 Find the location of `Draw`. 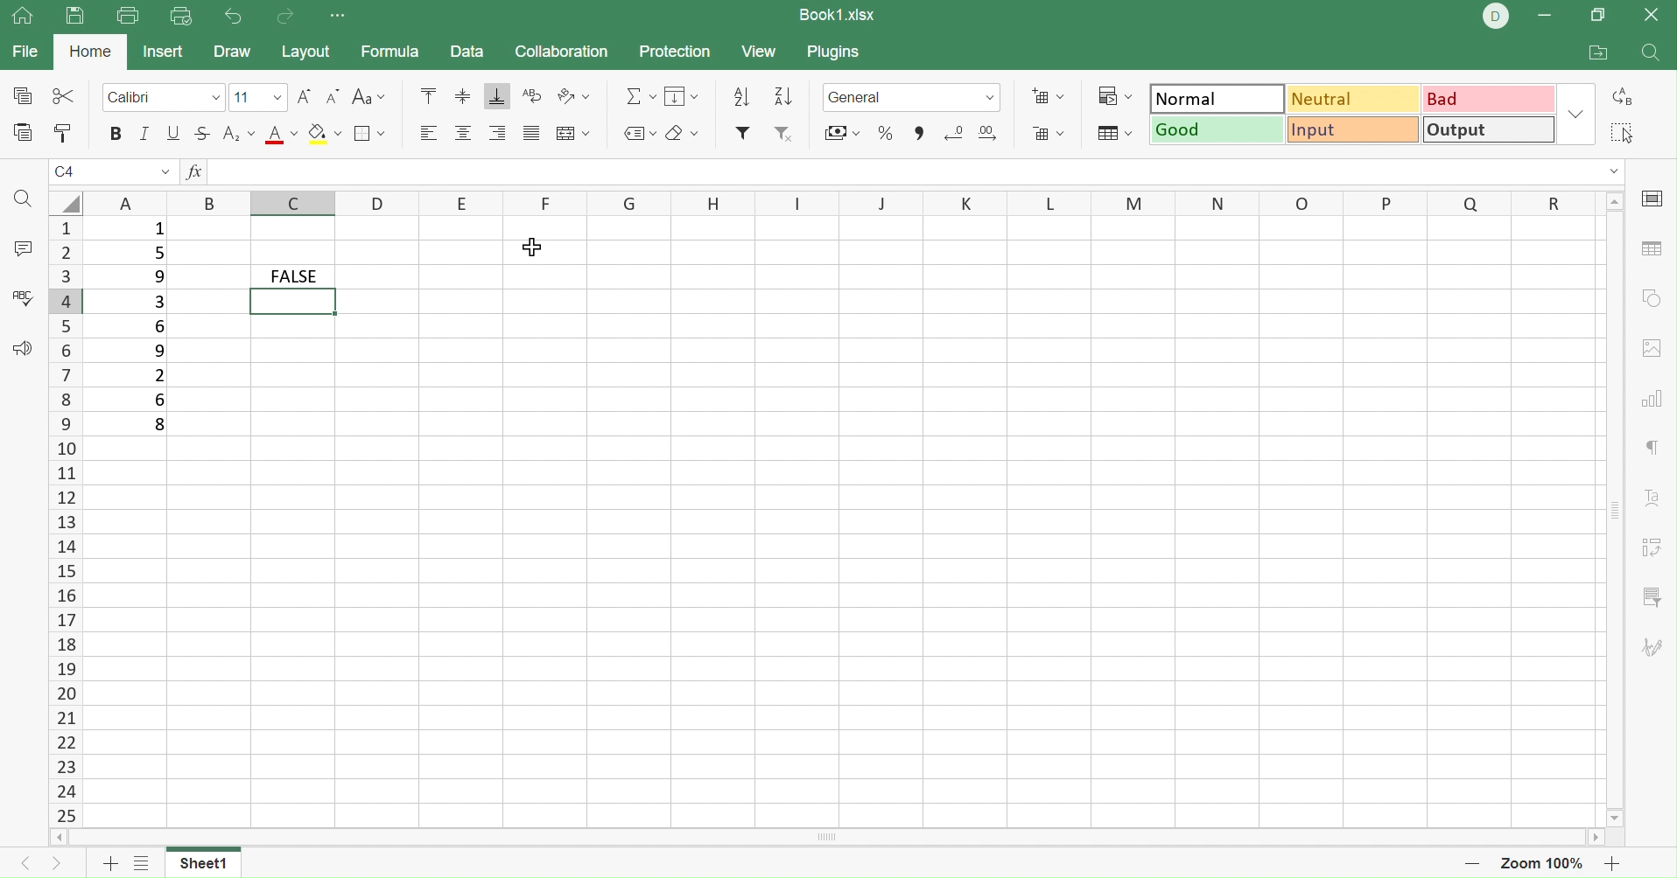

Draw is located at coordinates (231, 52).